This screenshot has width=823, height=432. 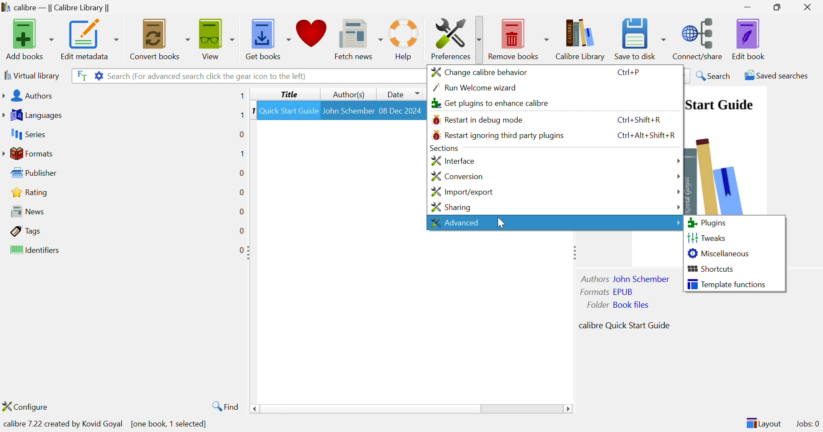 What do you see at coordinates (810, 7) in the screenshot?
I see `Close` at bounding box center [810, 7].